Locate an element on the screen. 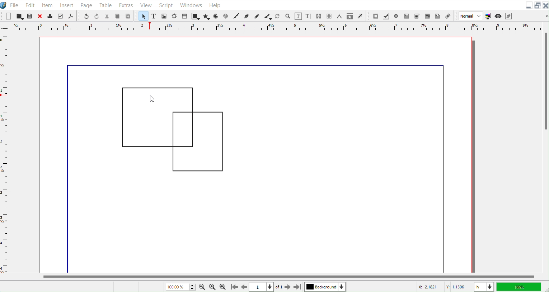 This screenshot has width=549, height=292. Insert is located at coordinates (67, 5).